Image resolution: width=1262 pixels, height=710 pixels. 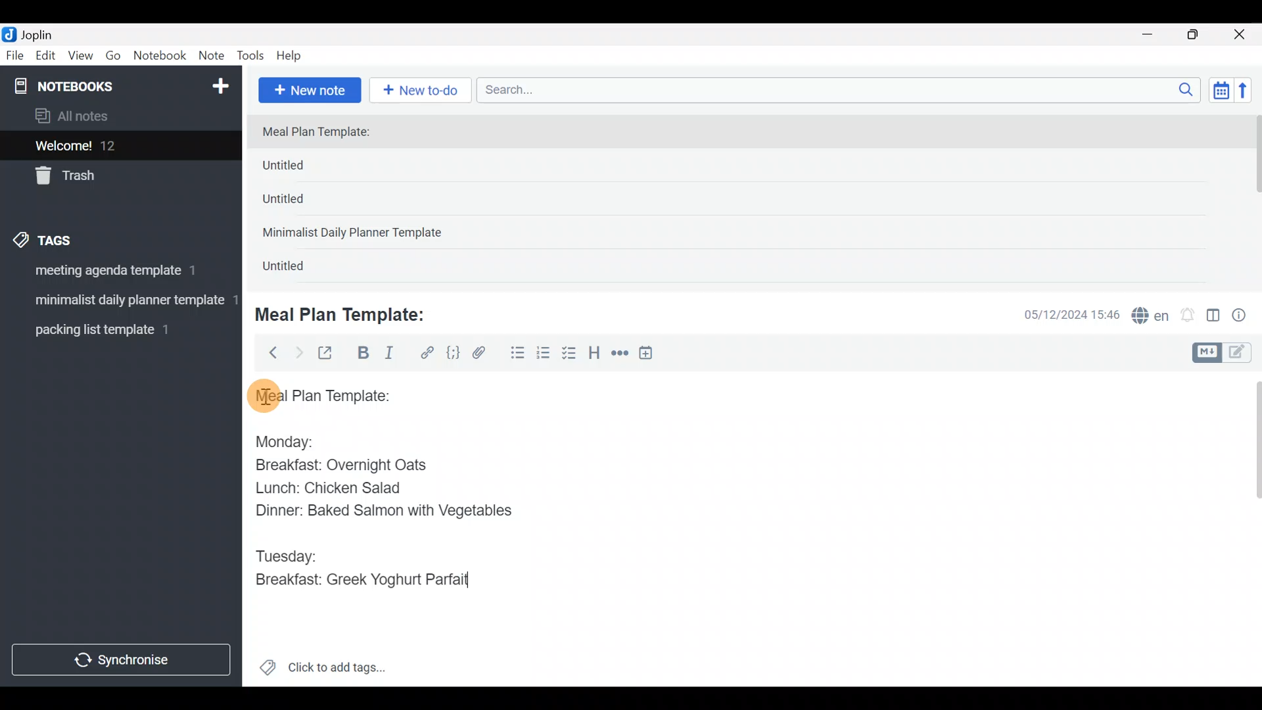 What do you see at coordinates (119, 147) in the screenshot?
I see `Welcome!` at bounding box center [119, 147].